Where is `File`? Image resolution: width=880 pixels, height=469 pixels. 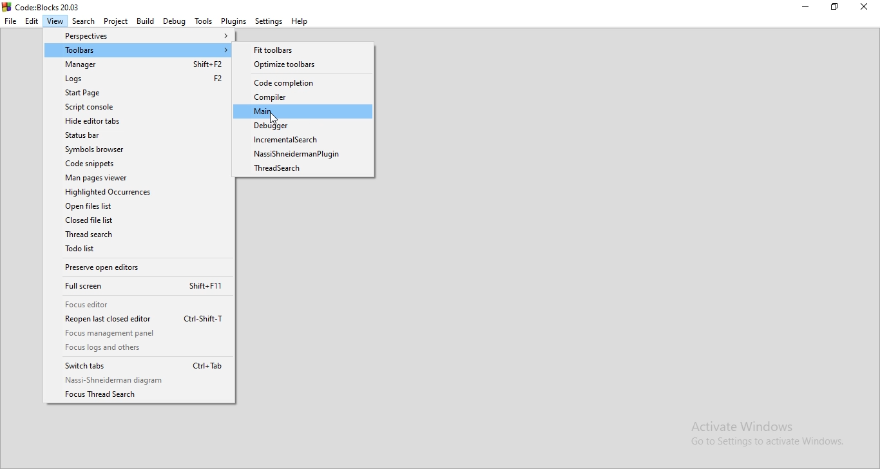
File is located at coordinates (10, 22).